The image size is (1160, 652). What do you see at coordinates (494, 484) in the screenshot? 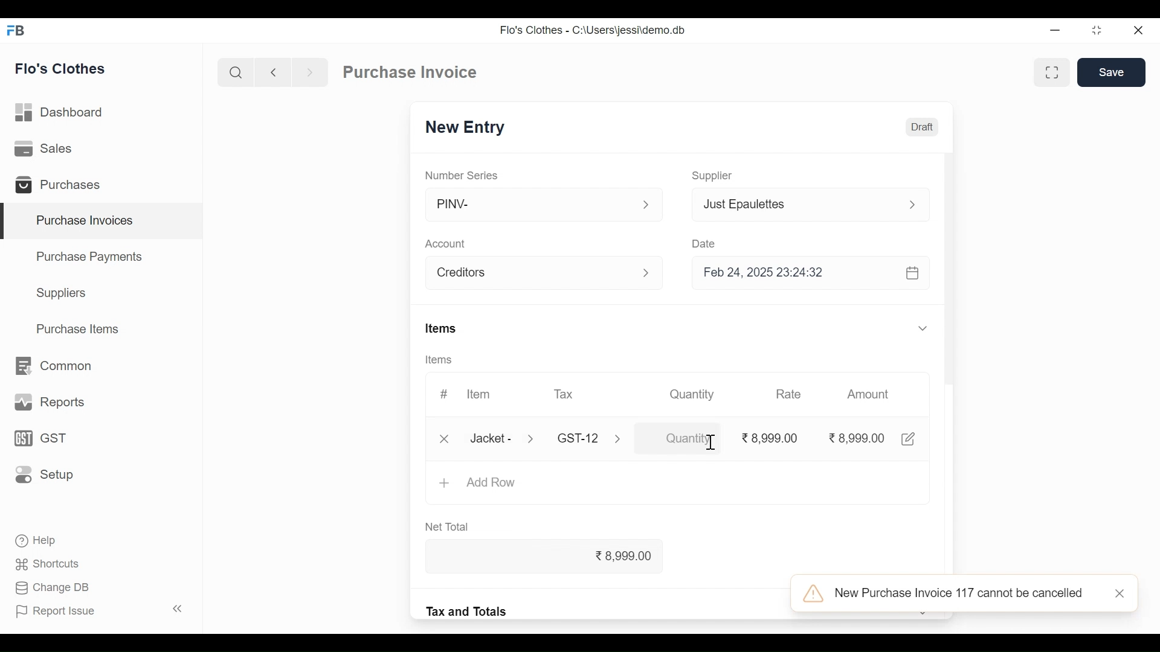
I see `Add Row` at bounding box center [494, 484].